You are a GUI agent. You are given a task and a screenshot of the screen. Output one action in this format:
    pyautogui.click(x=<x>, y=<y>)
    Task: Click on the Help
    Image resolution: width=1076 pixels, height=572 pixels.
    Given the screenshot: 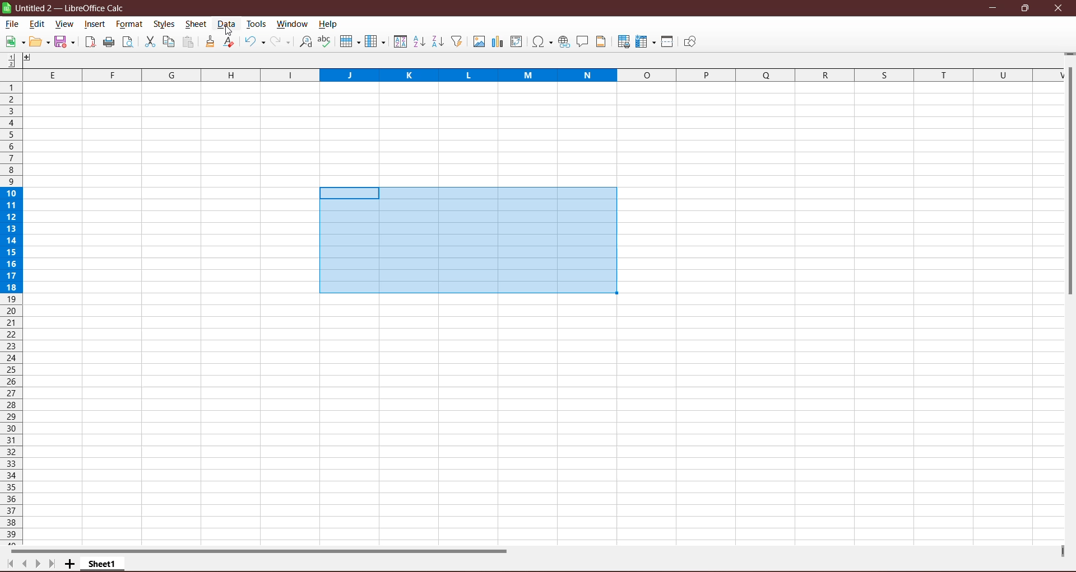 What is the action you would take?
    pyautogui.click(x=328, y=25)
    